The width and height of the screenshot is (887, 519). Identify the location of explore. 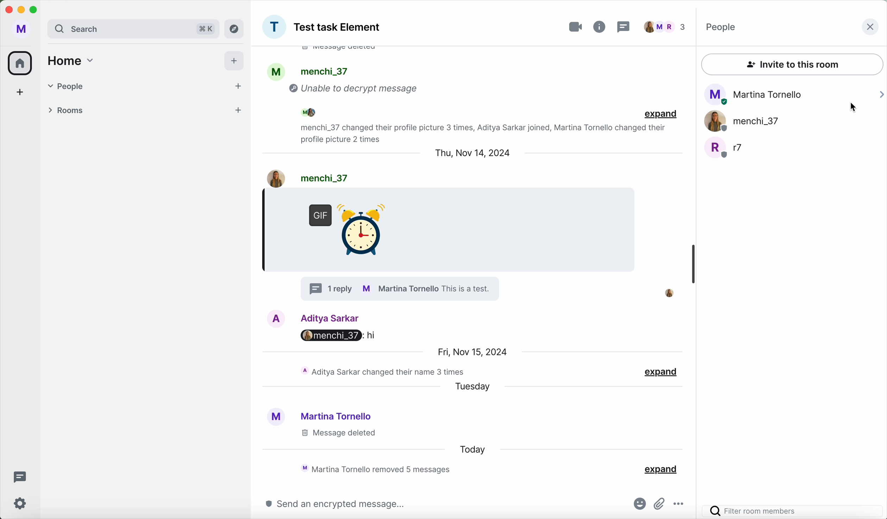
(234, 29).